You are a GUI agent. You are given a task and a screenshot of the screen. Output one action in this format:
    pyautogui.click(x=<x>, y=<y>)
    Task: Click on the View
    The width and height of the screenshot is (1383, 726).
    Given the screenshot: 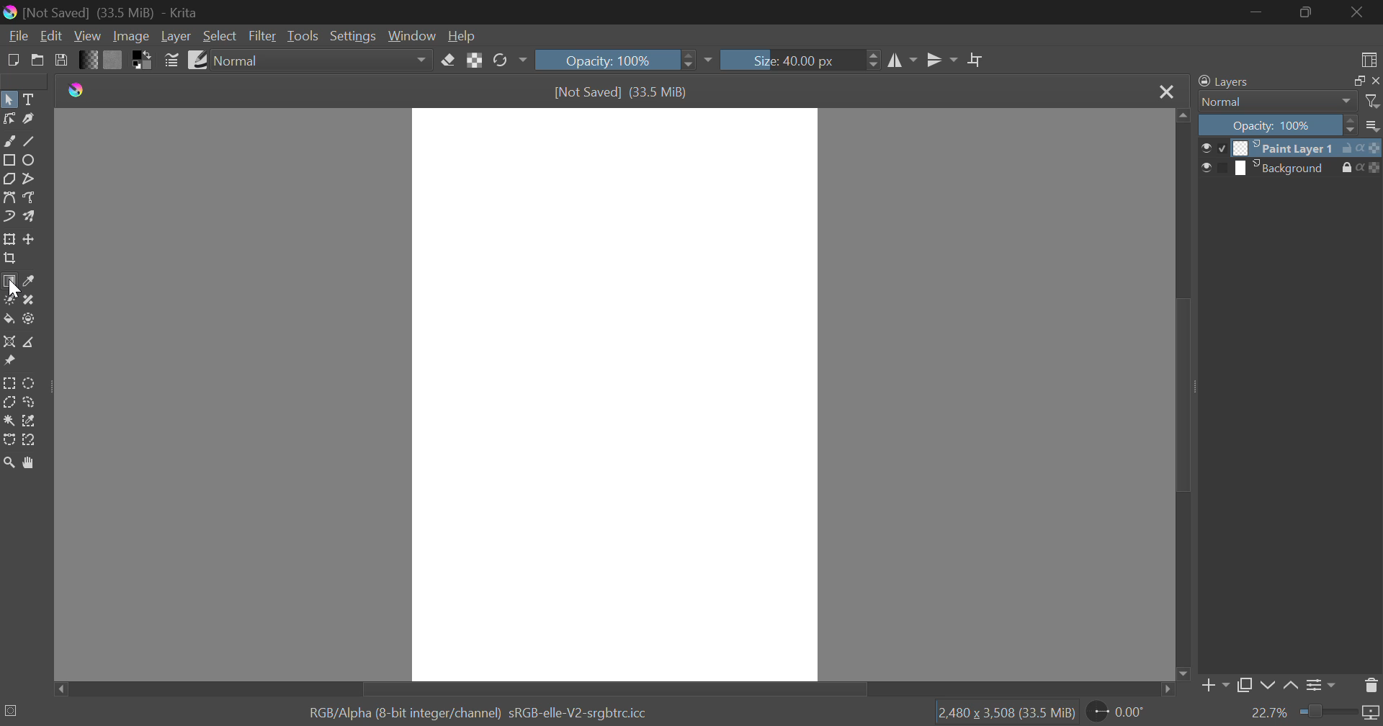 What is the action you would take?
    pyautogui.click(x=88, y=36)
    